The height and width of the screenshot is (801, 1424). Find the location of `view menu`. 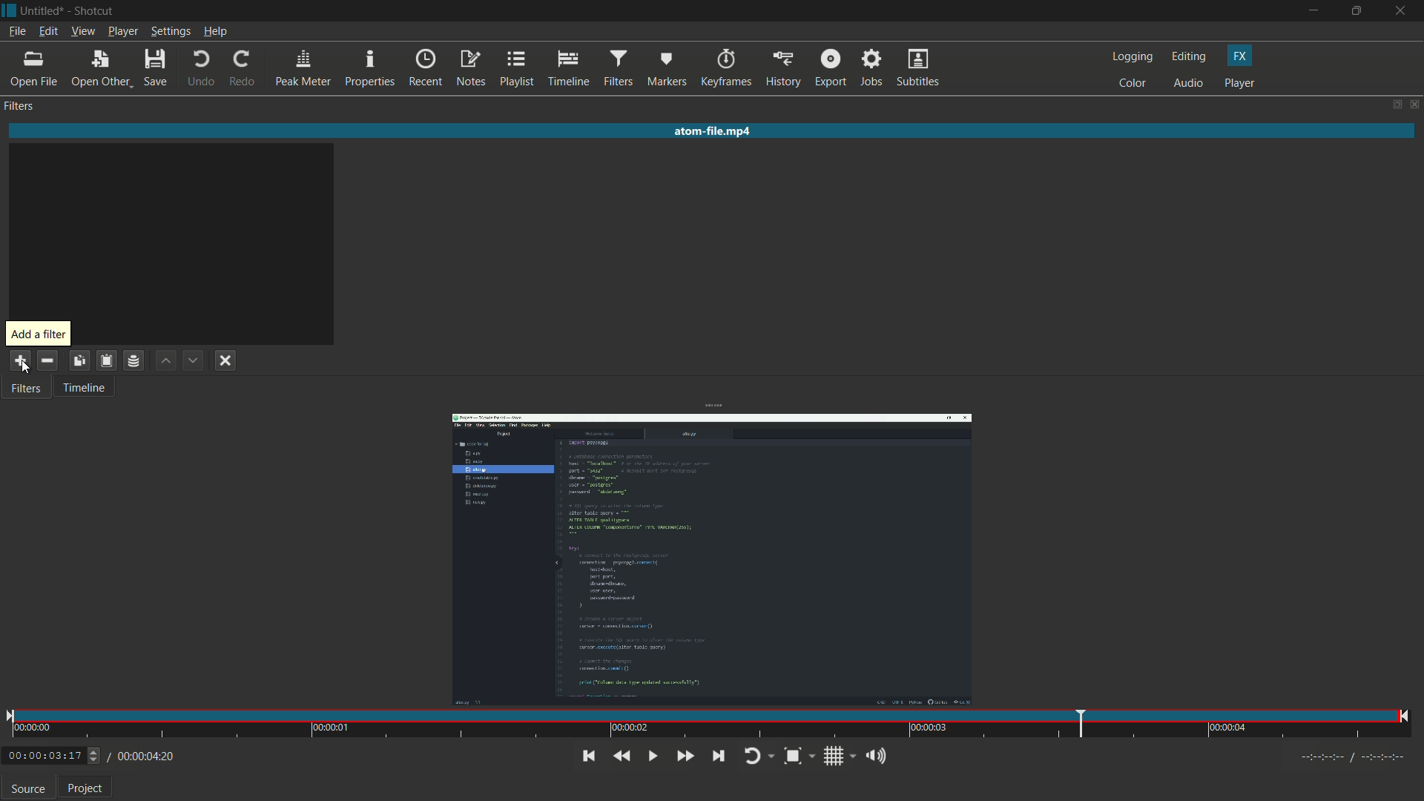

view menu is located at coordinates (82, 31).